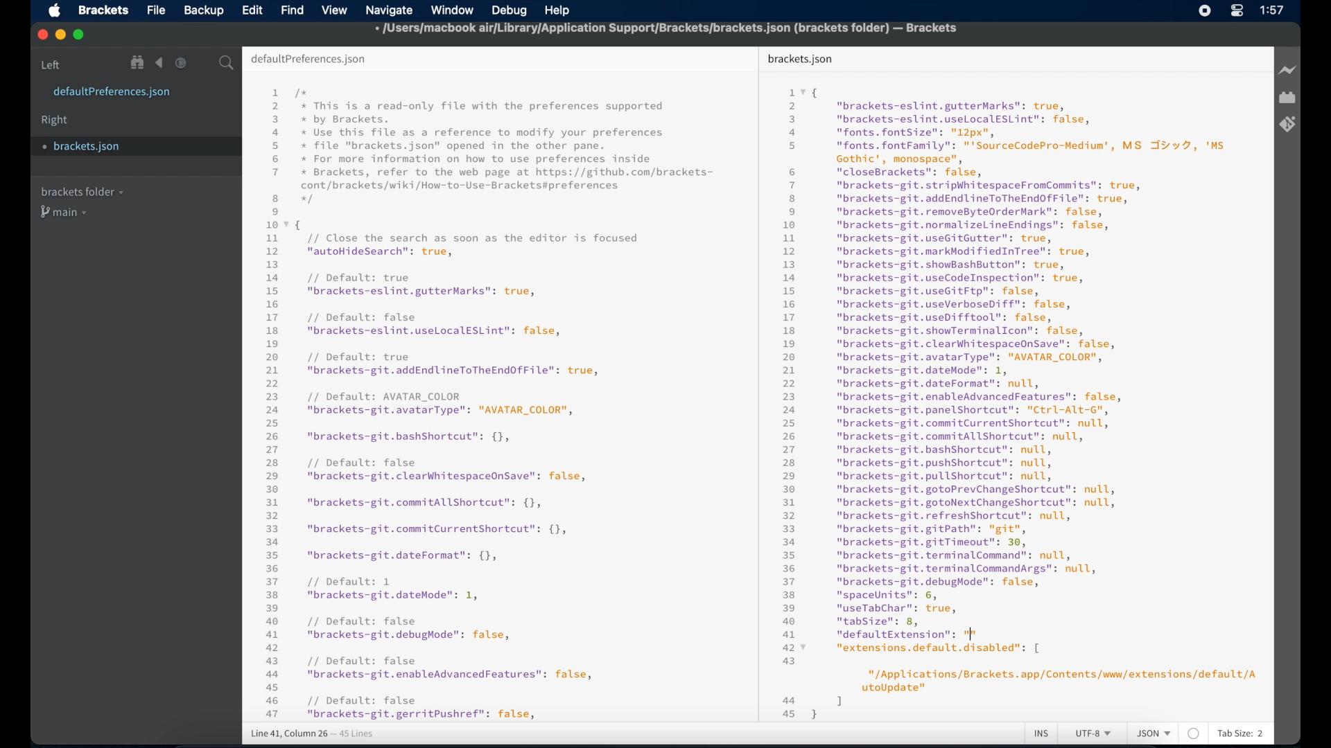 The width and height of the screenshot is (1331, 748). What do you see at coordinates (1287, 70) in the screenshot?
I see `live preview` at bounding box center [1287, 70].